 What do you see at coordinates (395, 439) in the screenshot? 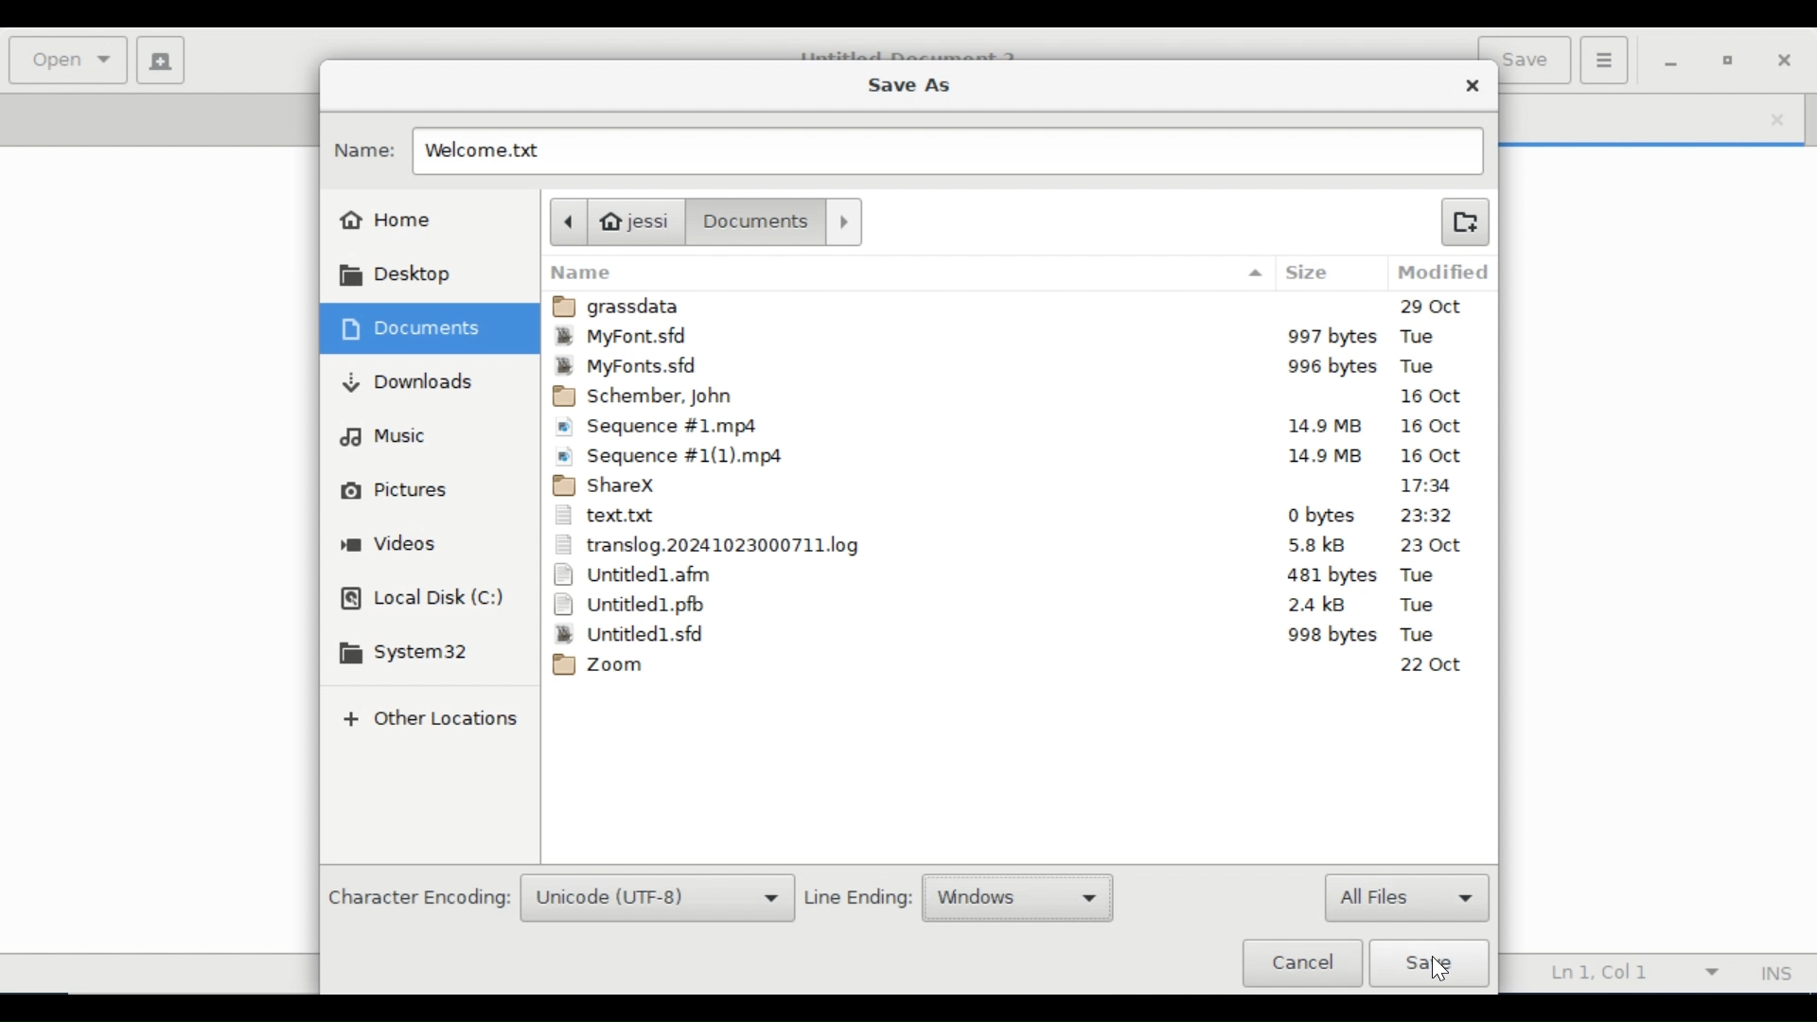
I see `Music` at bounding box center [395, 439].